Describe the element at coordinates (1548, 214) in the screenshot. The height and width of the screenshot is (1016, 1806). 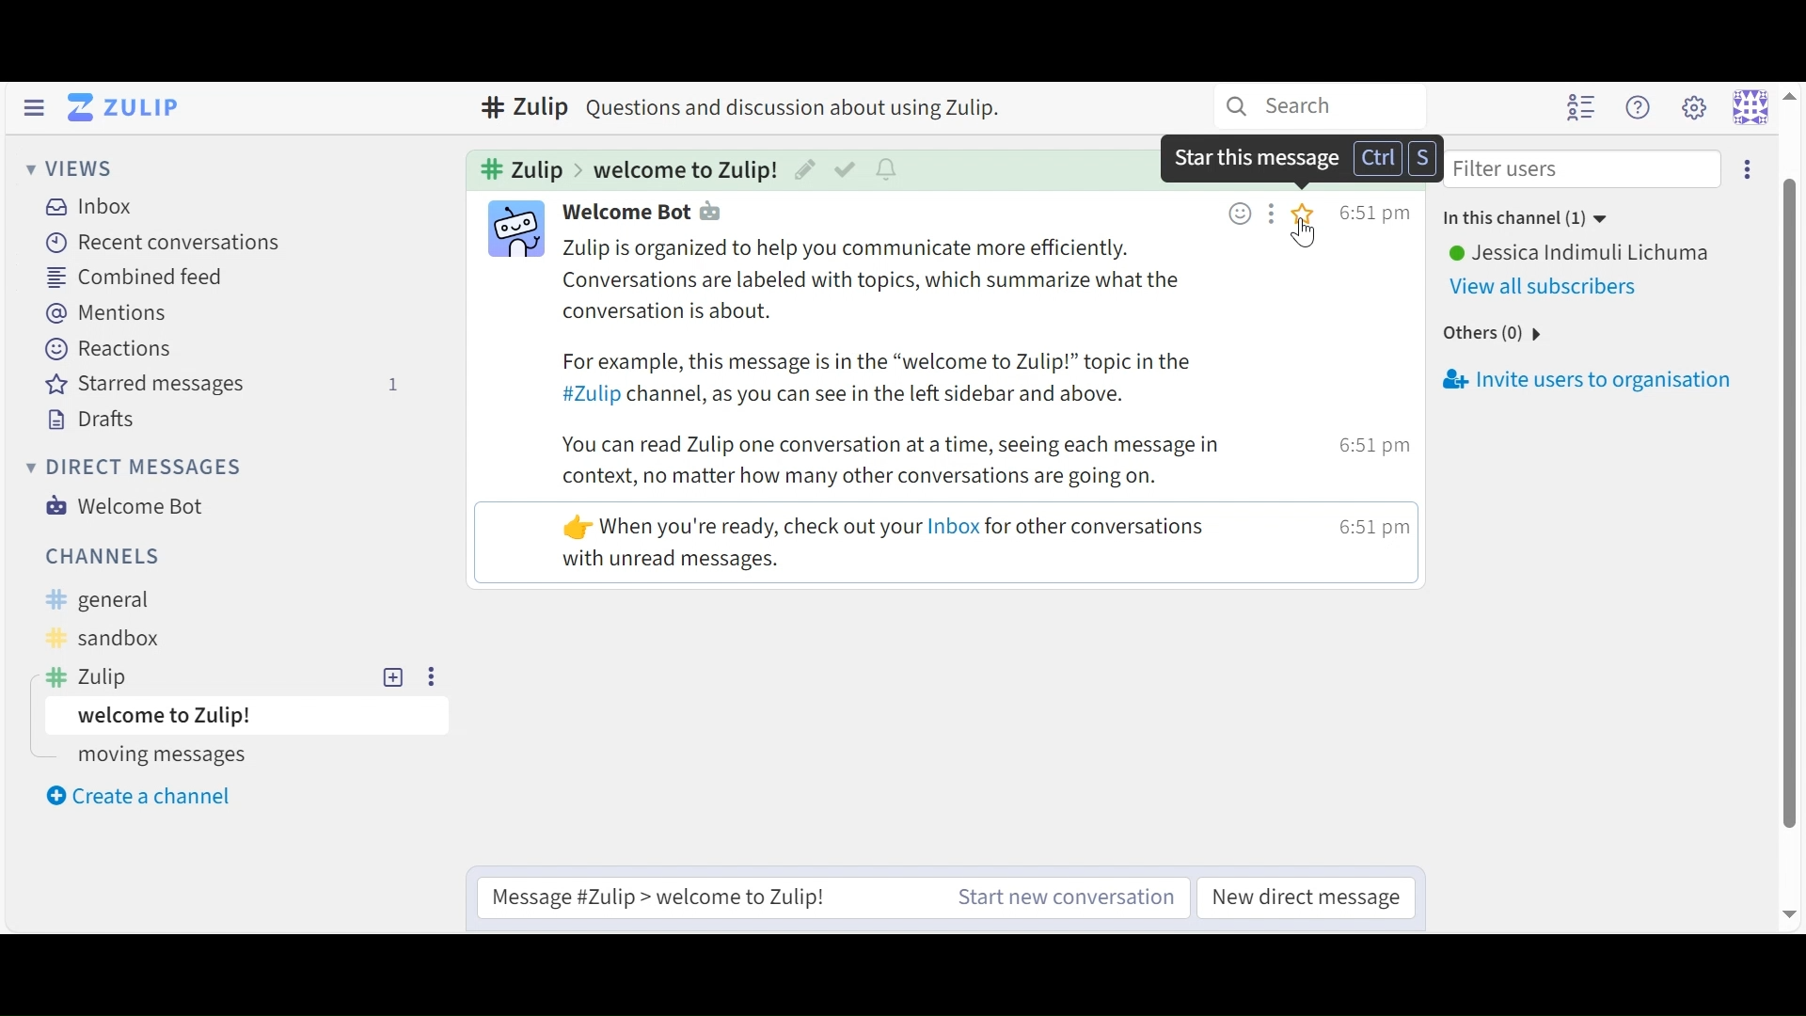
I see `in this channle` at that location.